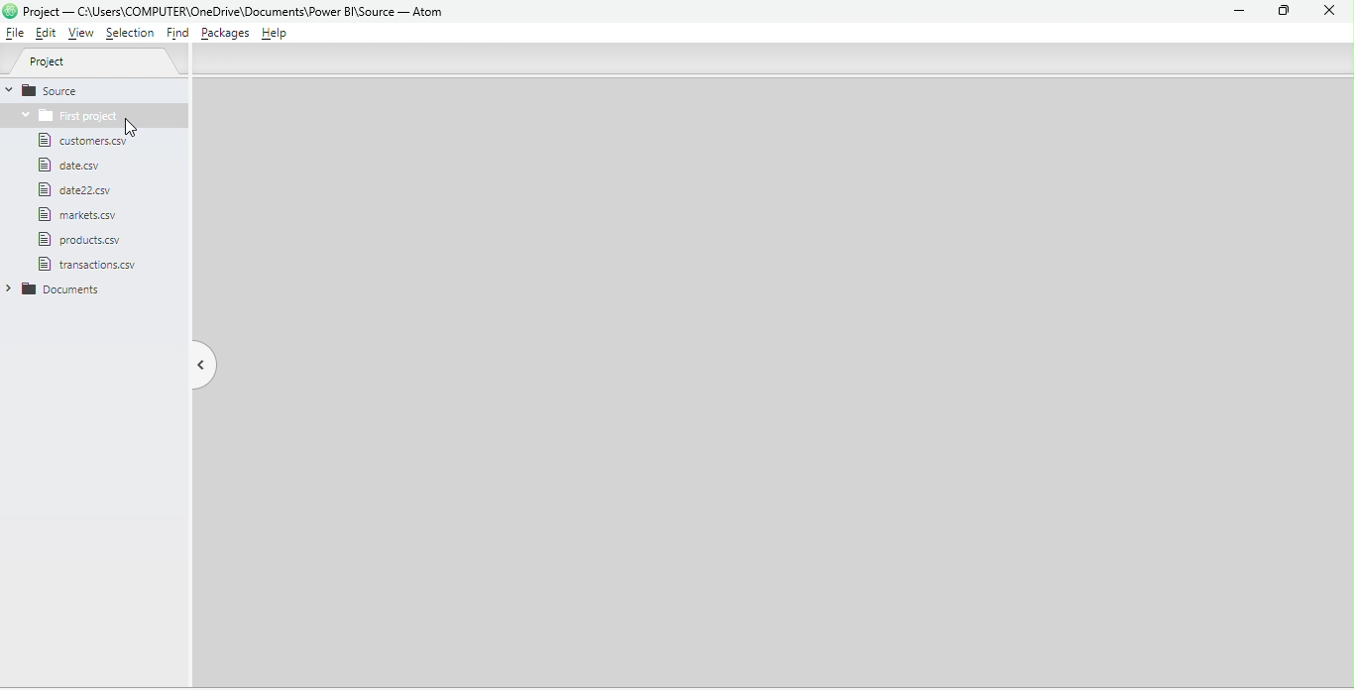 The height and width of the screenshot is (690, 1354). What do you see at coordinates (82, 34) in the screenshot?
I see `View` at bounding box center [82, 34].